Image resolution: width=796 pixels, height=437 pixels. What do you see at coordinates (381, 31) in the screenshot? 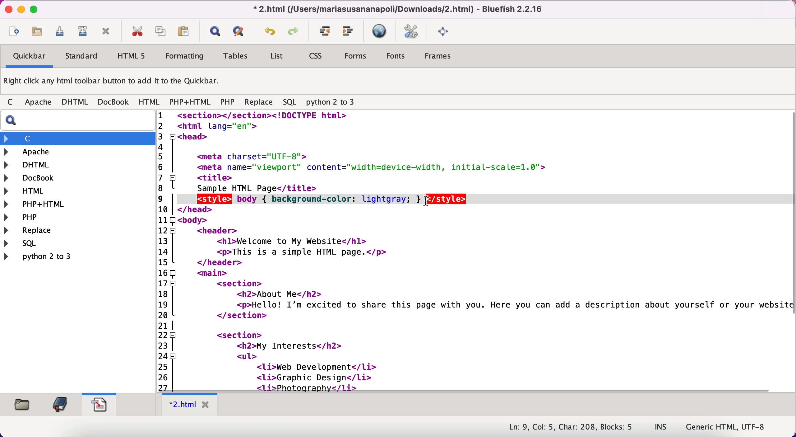
I see `preview in browser` at bounding box center [381, 31].